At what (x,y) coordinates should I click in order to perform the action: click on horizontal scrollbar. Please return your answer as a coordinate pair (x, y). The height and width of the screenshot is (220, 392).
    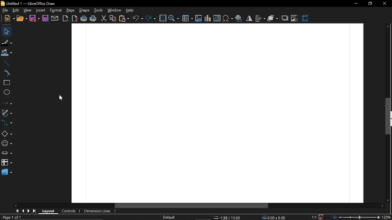
    Looking at the image, I should click on (193, 206).